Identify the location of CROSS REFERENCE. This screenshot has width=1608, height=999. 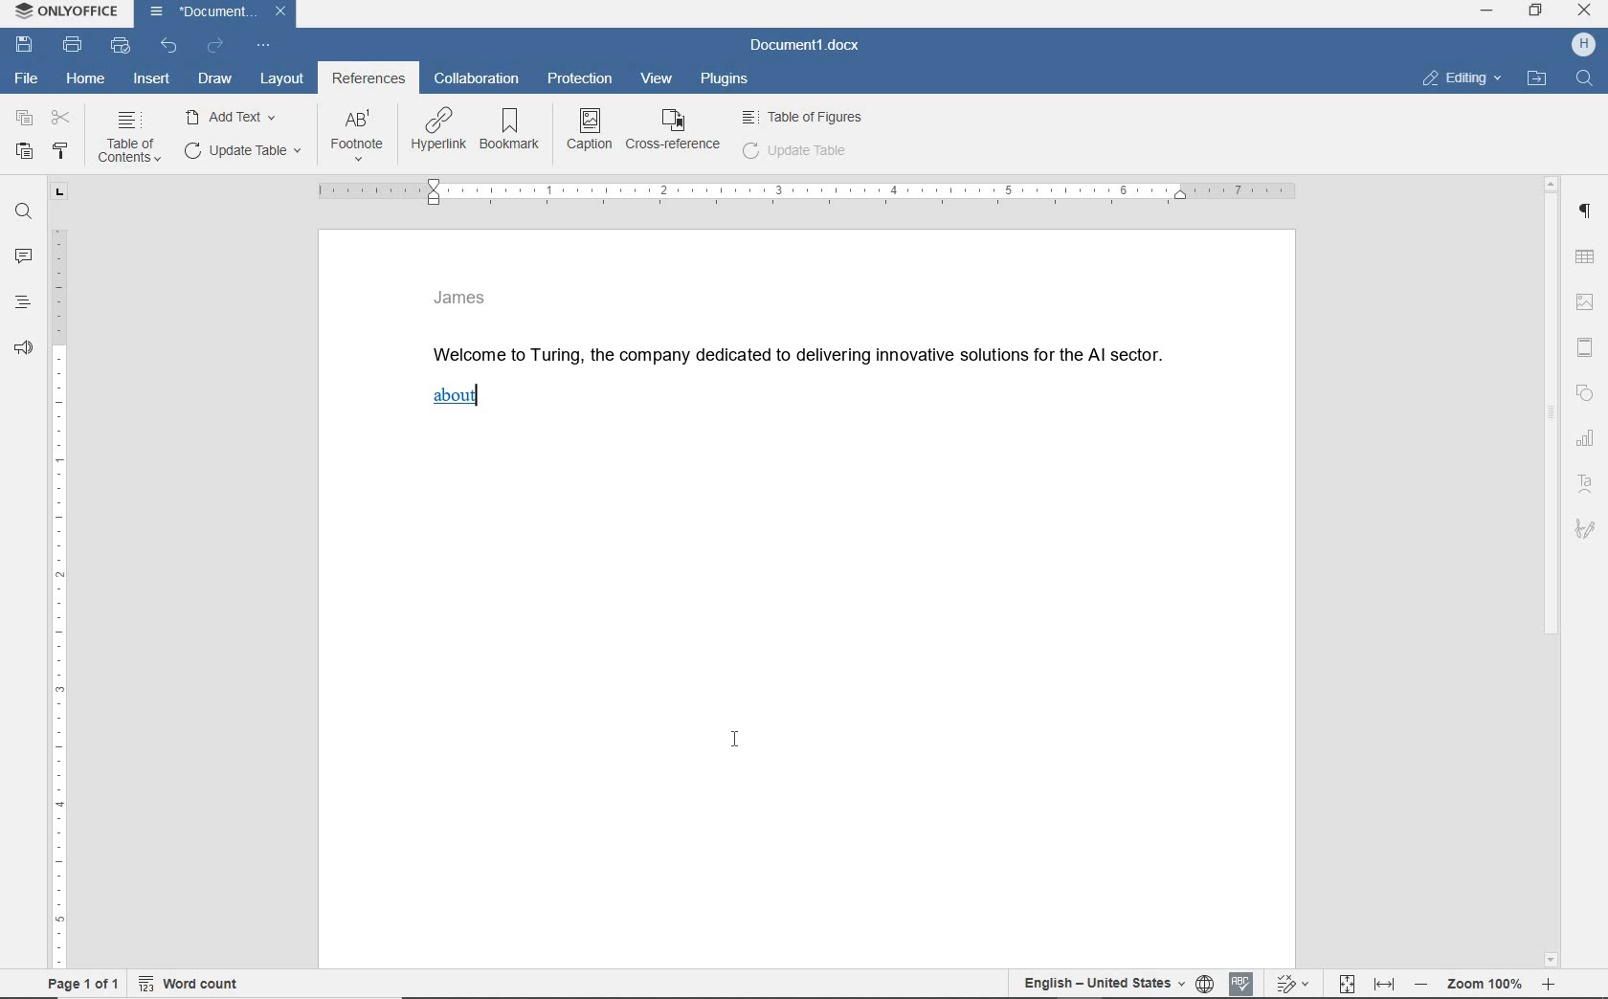
(674, 129).